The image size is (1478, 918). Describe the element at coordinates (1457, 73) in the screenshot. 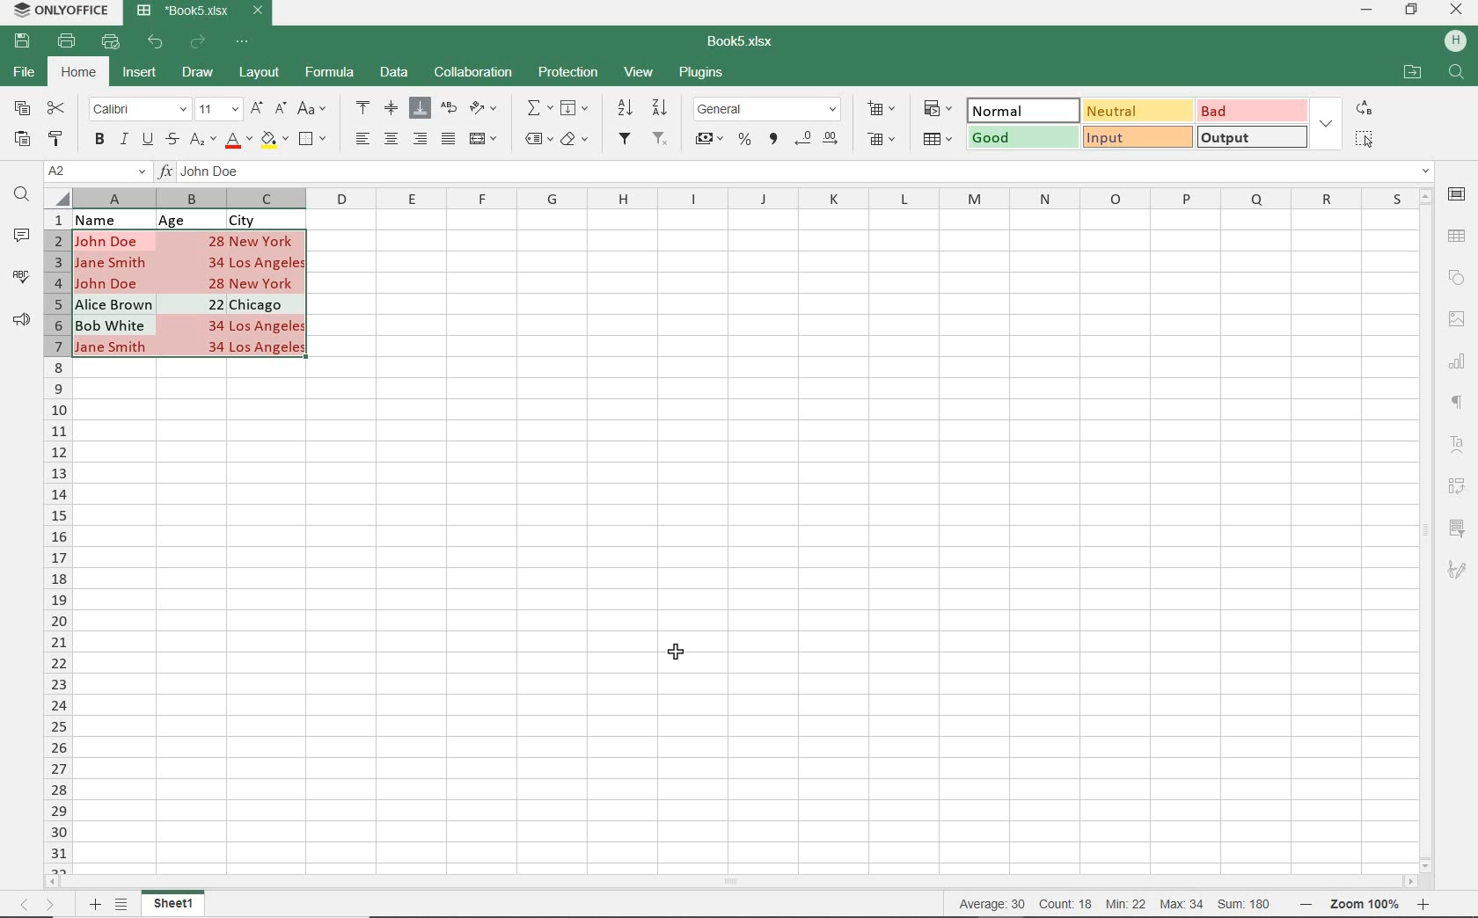

I see `Search` at that location.